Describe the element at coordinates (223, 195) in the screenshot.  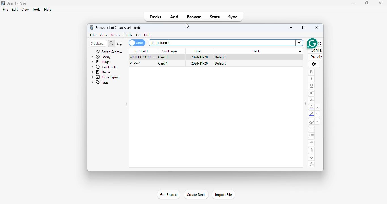
I see `import file` at that location.